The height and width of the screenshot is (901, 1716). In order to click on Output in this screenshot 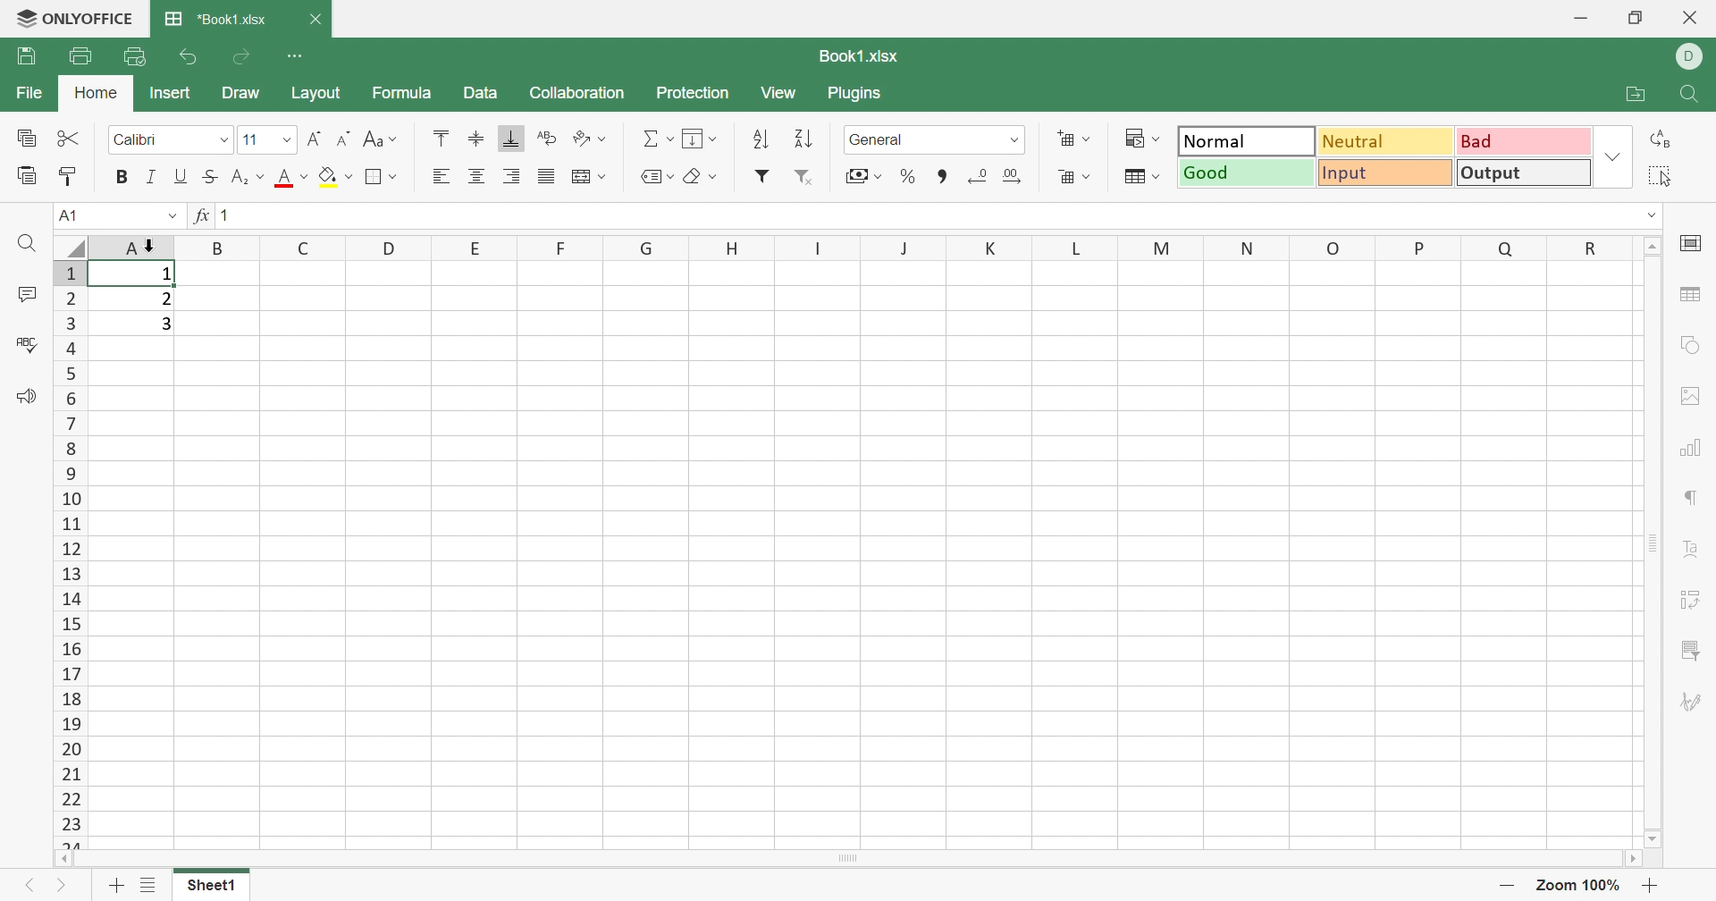, I will do `click(1524, 172)`.